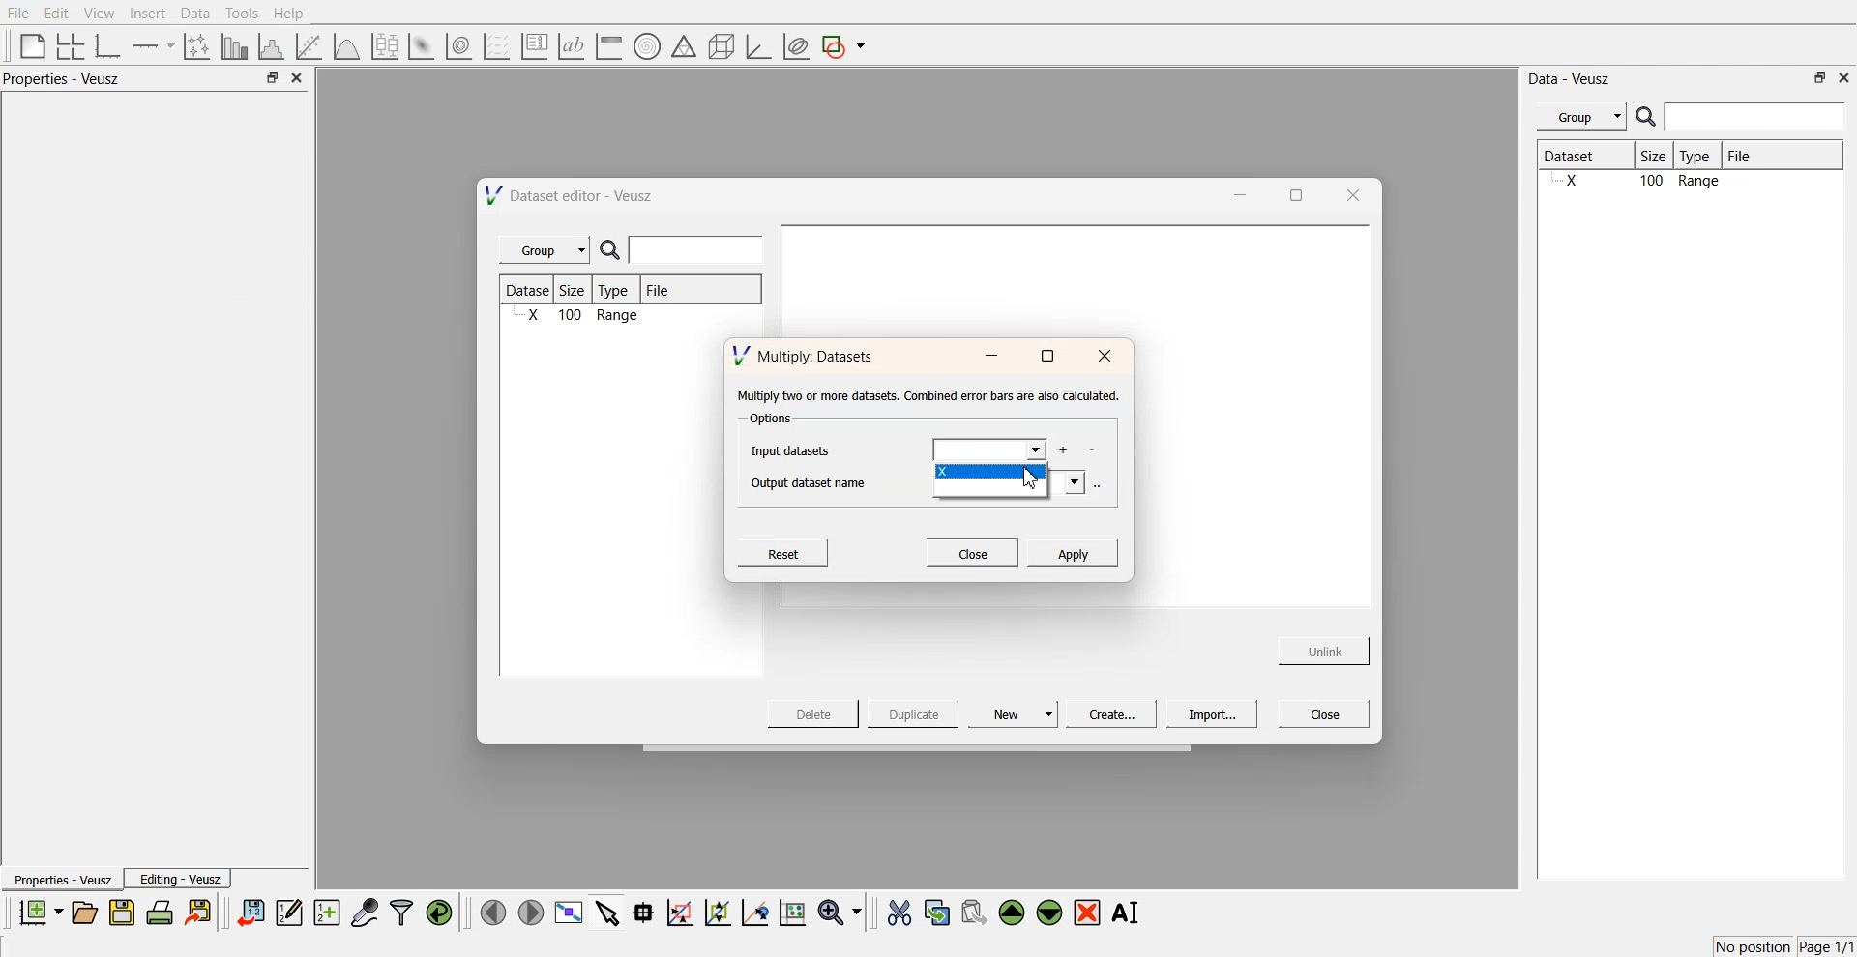  Describe the element at coordinates (795, 47) in the screenshot. I see `plot covariance ellipses` at that location.